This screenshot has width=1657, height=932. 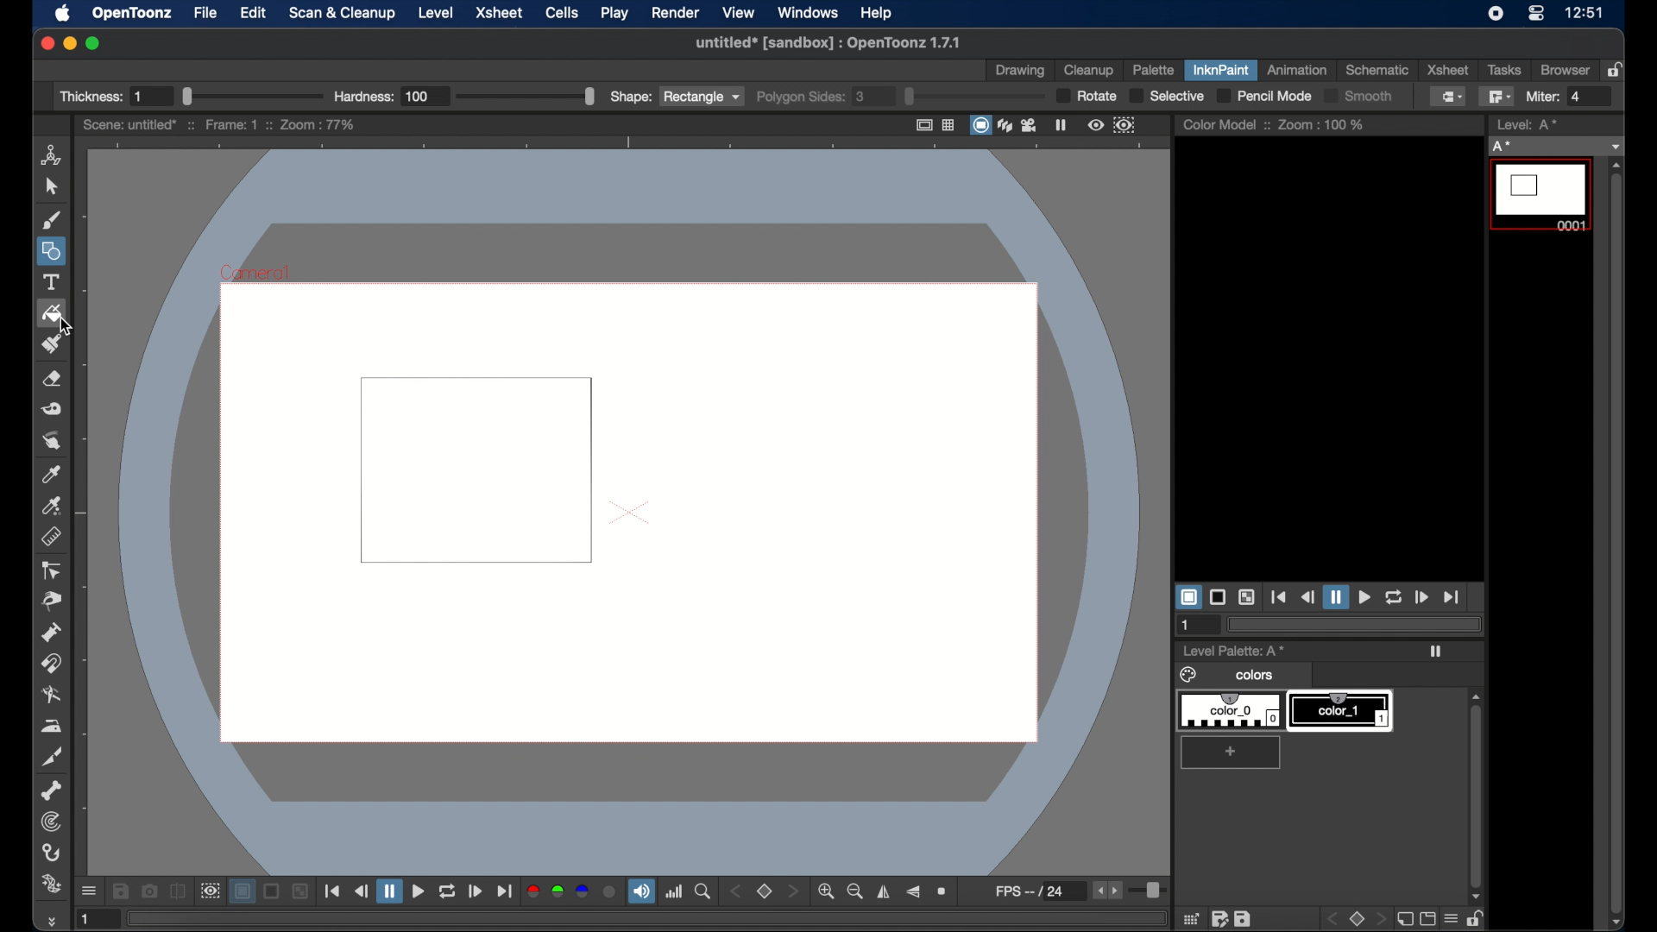 I want to click on 1, so click(x=94, y=918).